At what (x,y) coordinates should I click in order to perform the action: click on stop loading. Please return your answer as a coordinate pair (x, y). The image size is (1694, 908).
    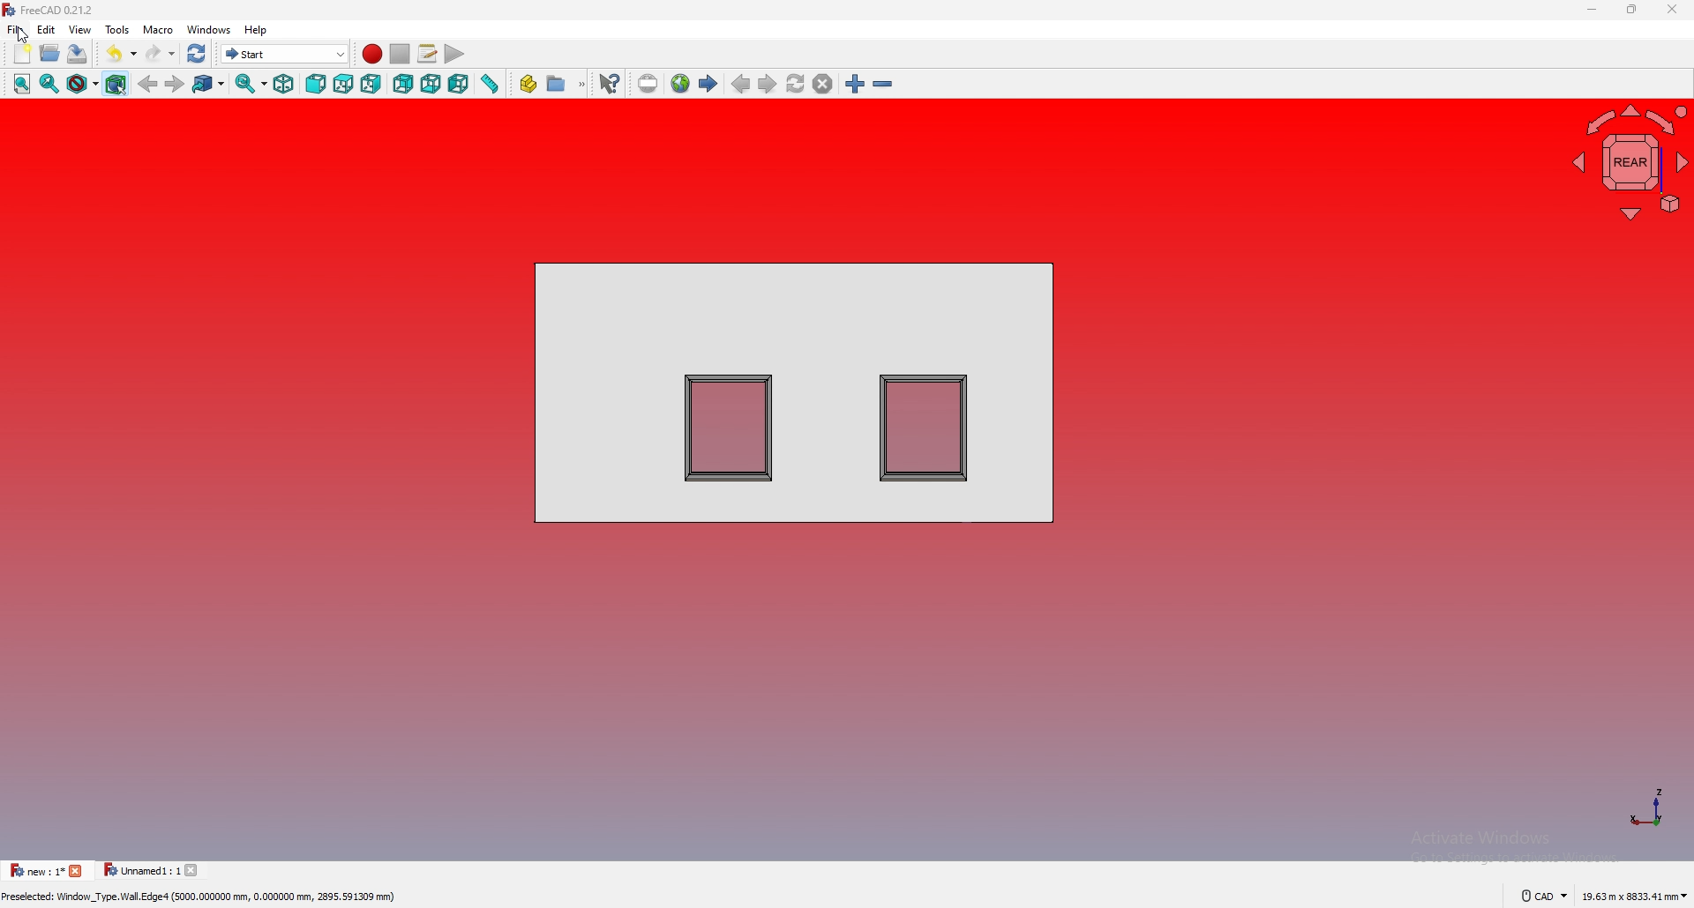
    Looking at the image, I should click on (823, 84).